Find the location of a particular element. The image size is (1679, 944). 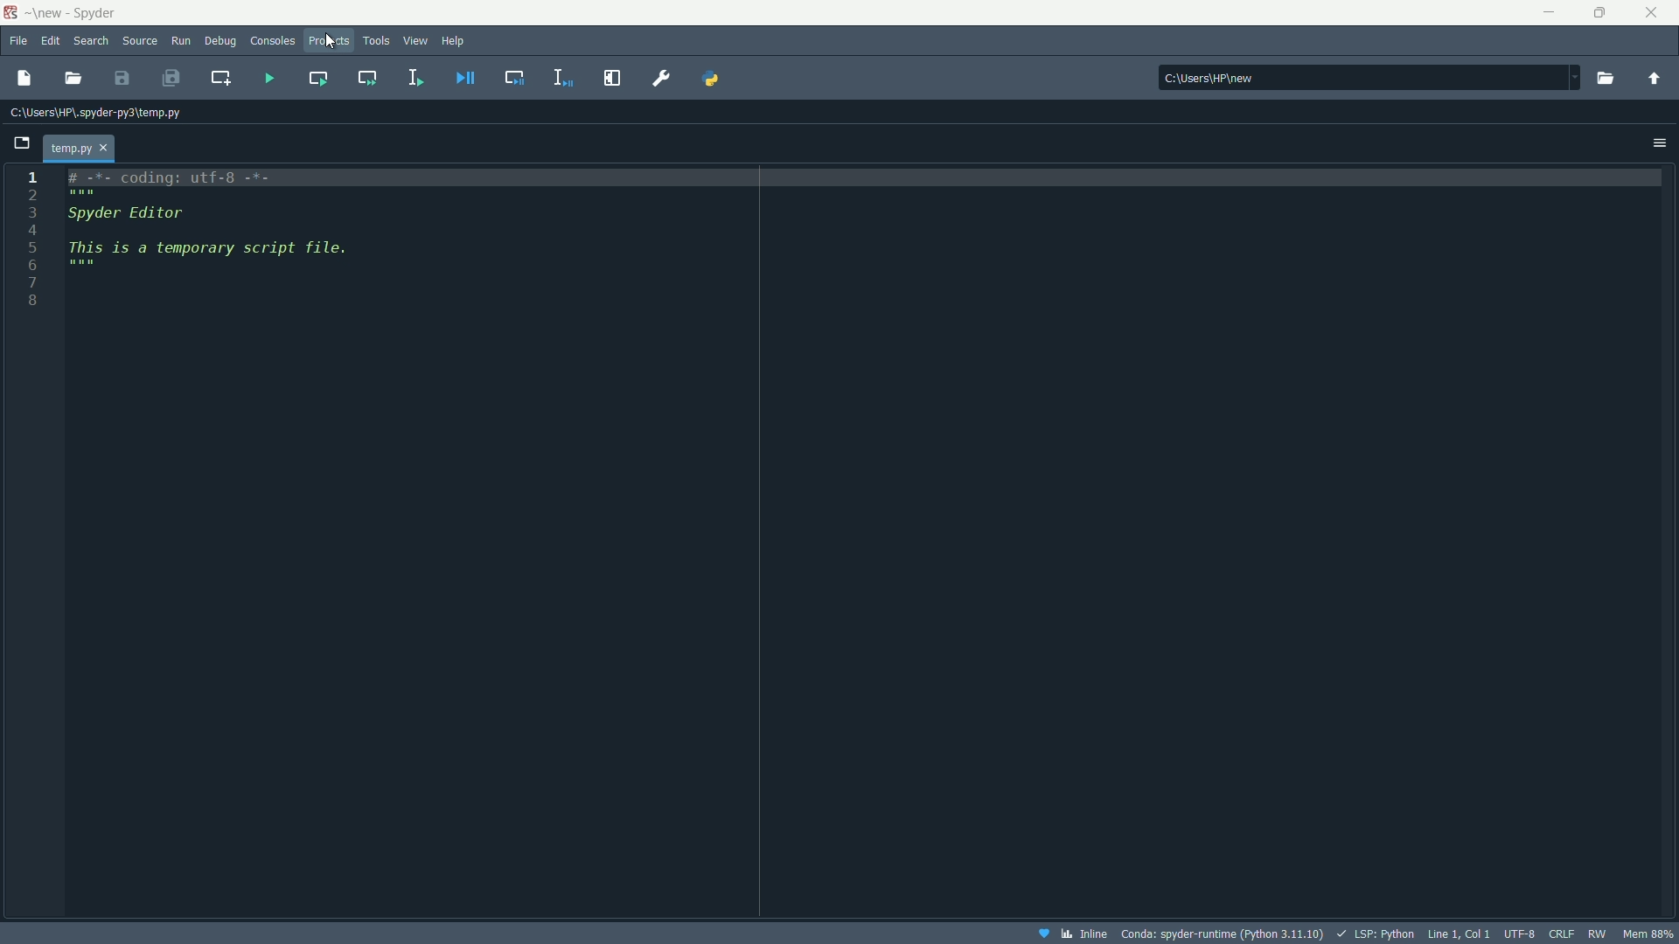

Minimize is located at coordinates (1544, 13).